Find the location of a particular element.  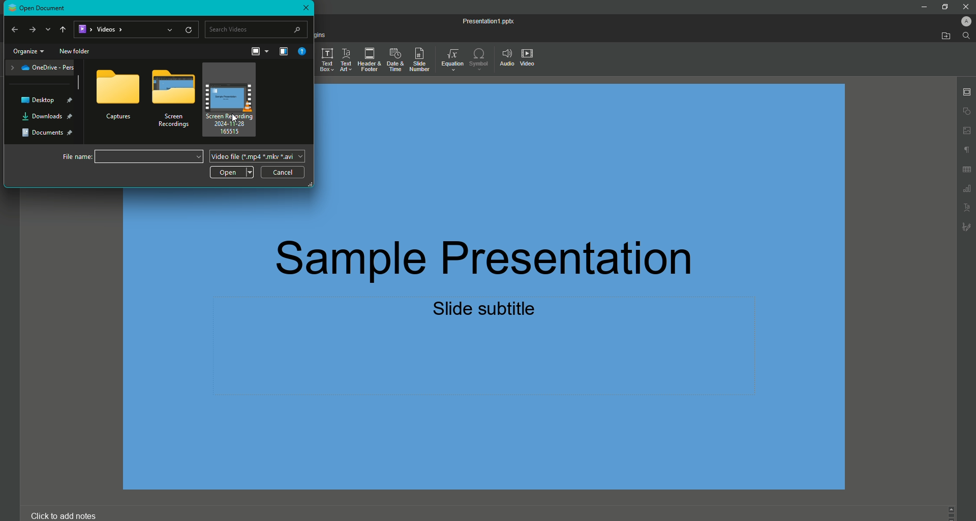

Minimize is located at coordinates (923, 8).